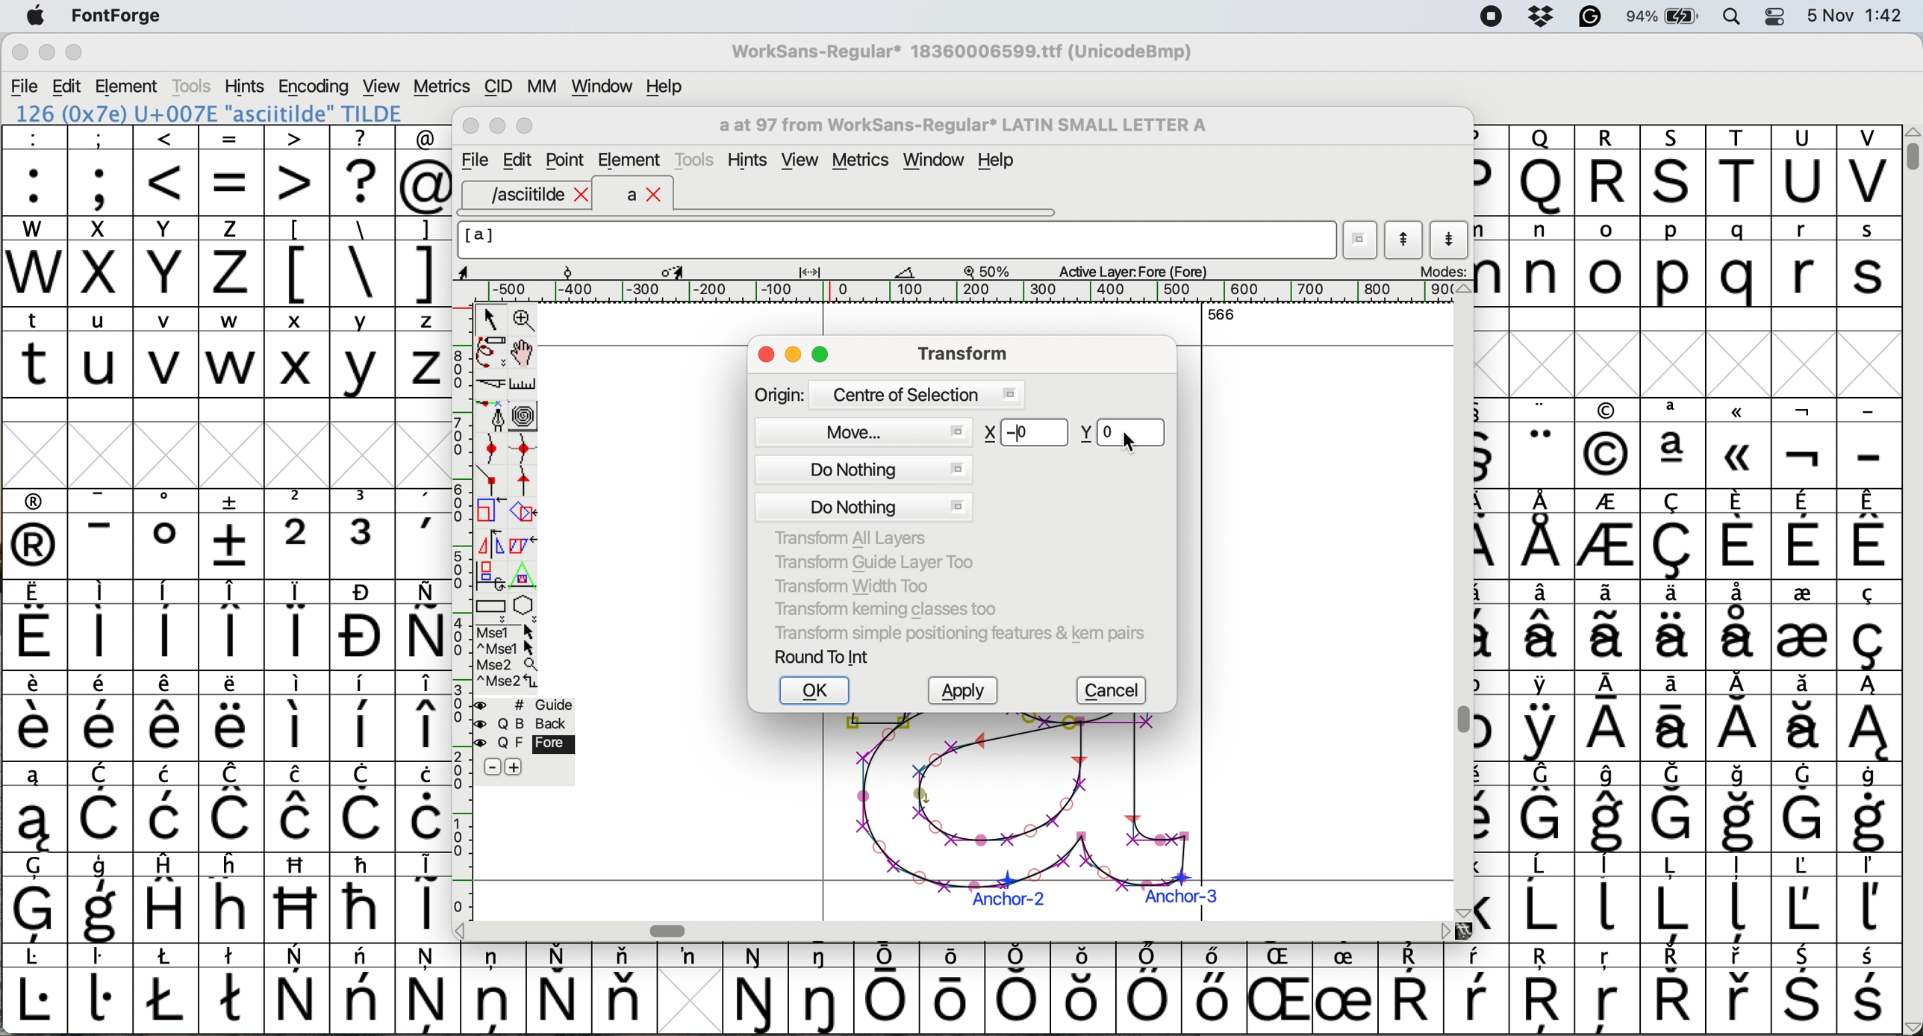 This screenshot has height=1036, width=1923. Describe the element at coordinates (105, 808) in the screenshot. I see `symbol` at that location.